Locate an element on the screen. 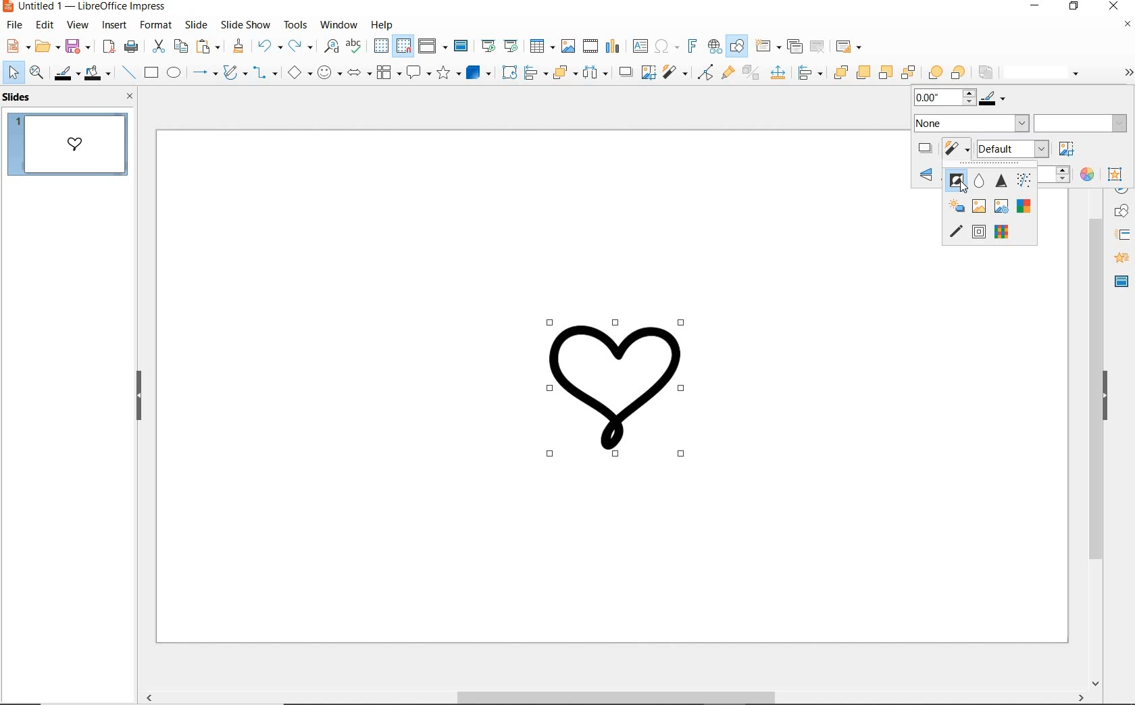 The height and width of the screenshot is (705, 1135). reverse is located at coordinates (986, 72).